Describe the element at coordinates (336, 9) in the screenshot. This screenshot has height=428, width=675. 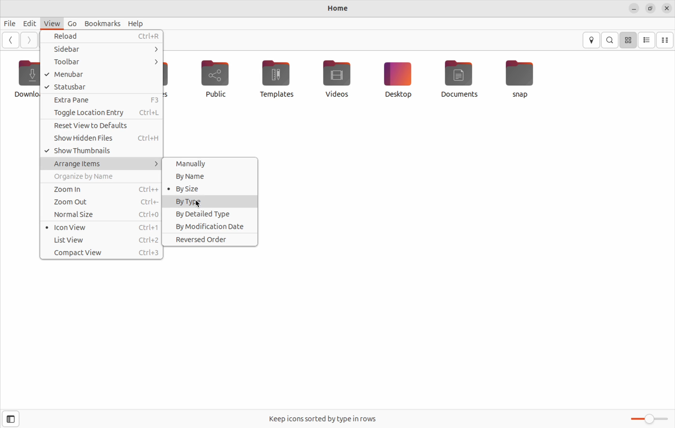
I see `home` at that location.